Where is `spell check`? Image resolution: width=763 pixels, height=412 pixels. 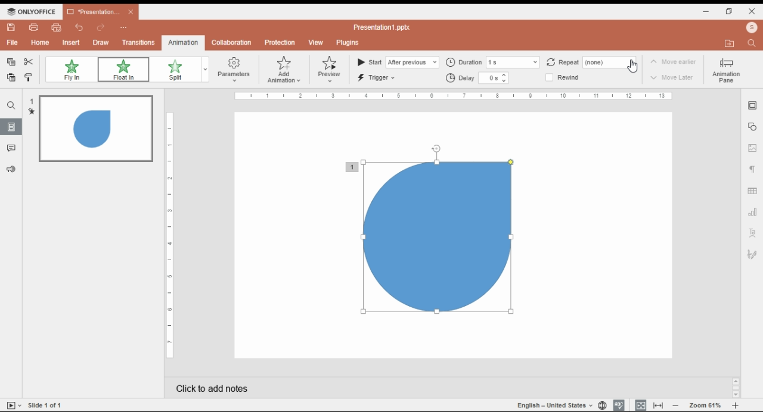
spell check is located at coordinates (619, 405).